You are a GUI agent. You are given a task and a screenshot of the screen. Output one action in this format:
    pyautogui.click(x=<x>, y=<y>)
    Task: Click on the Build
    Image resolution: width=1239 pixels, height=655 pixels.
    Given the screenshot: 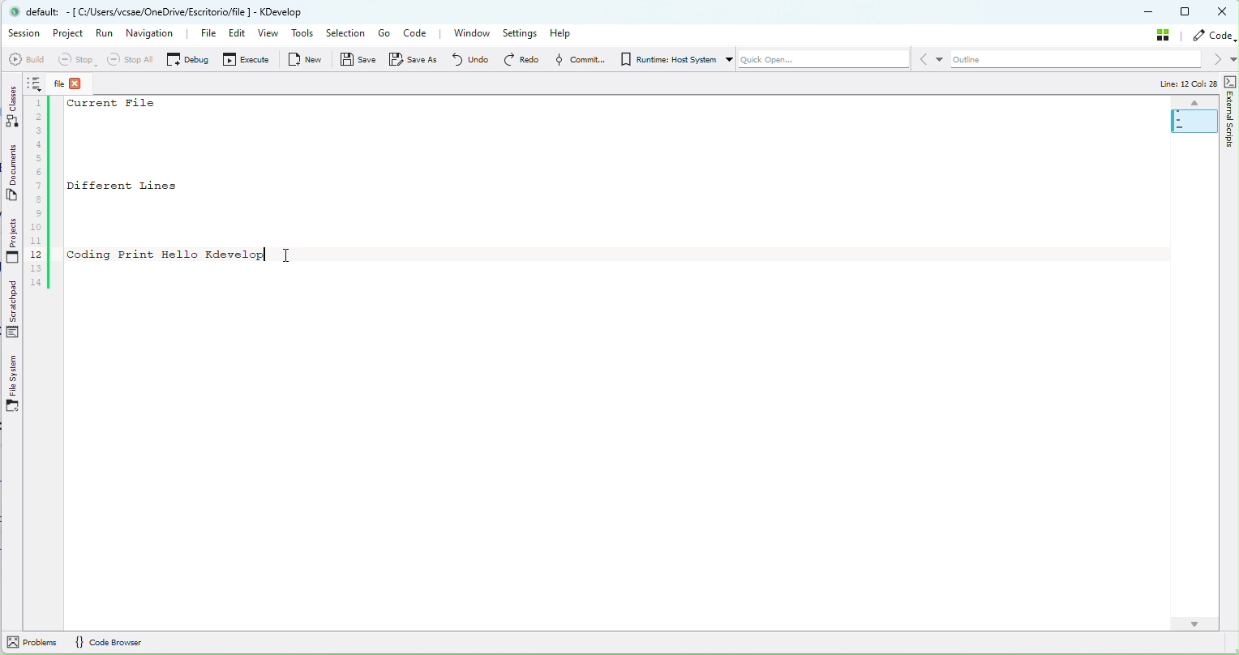 What is the action you would take?
    pyautogui.click(x=25, y=59)
    